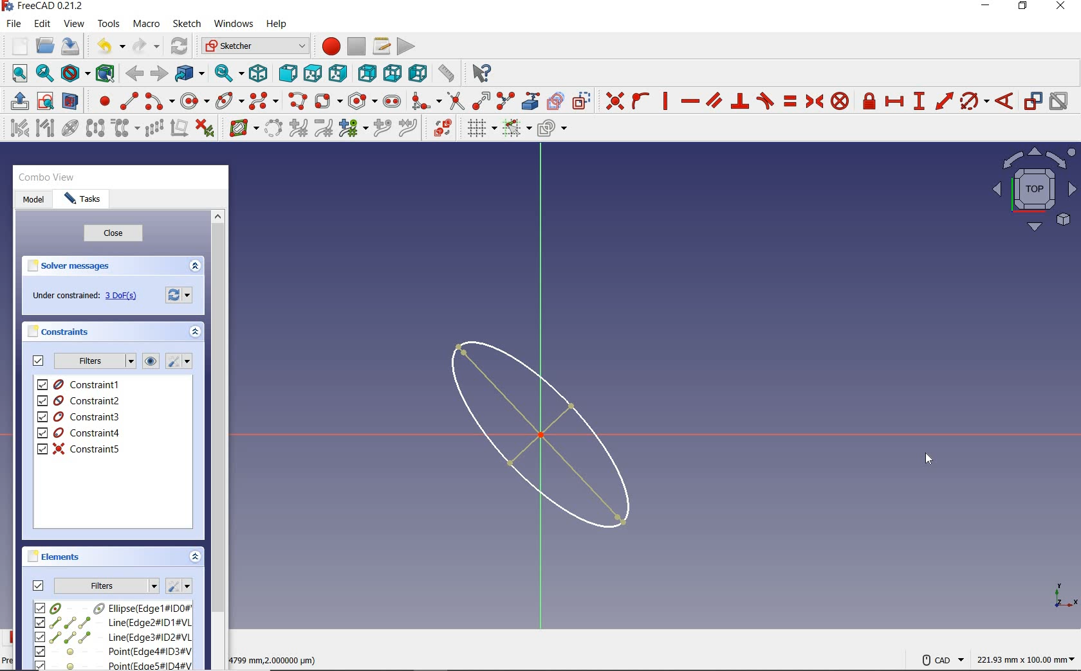  I want to click on clone, so click(124, 129).